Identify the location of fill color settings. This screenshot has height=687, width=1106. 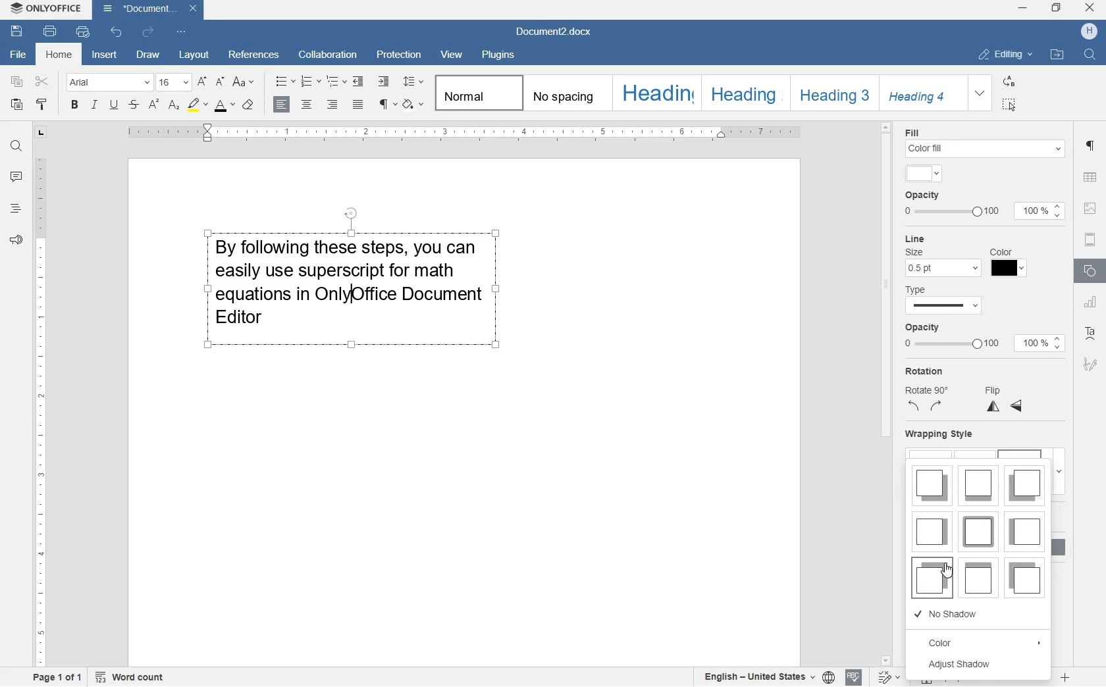
(984, 141).